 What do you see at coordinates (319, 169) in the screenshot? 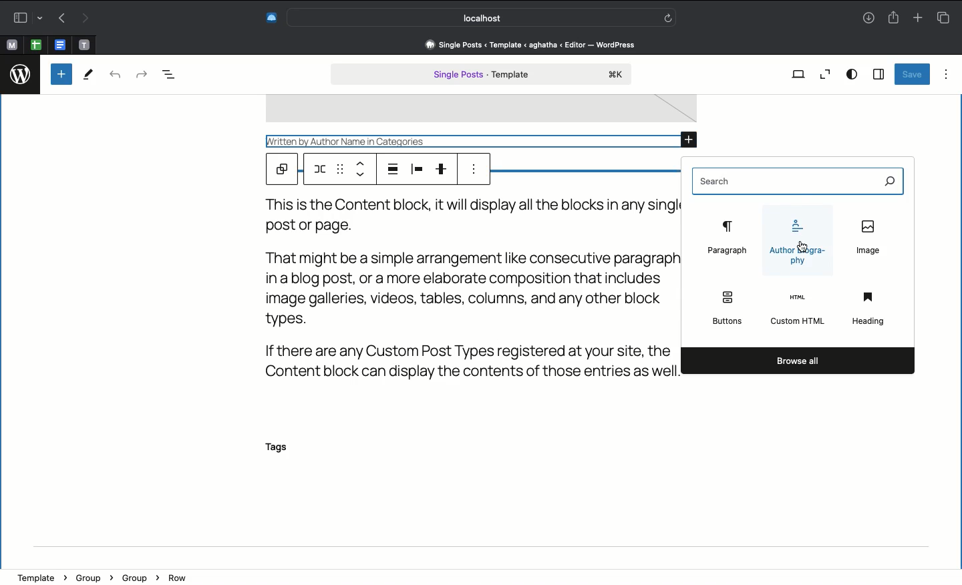
I see `Row` at bounding box center [319, 169].